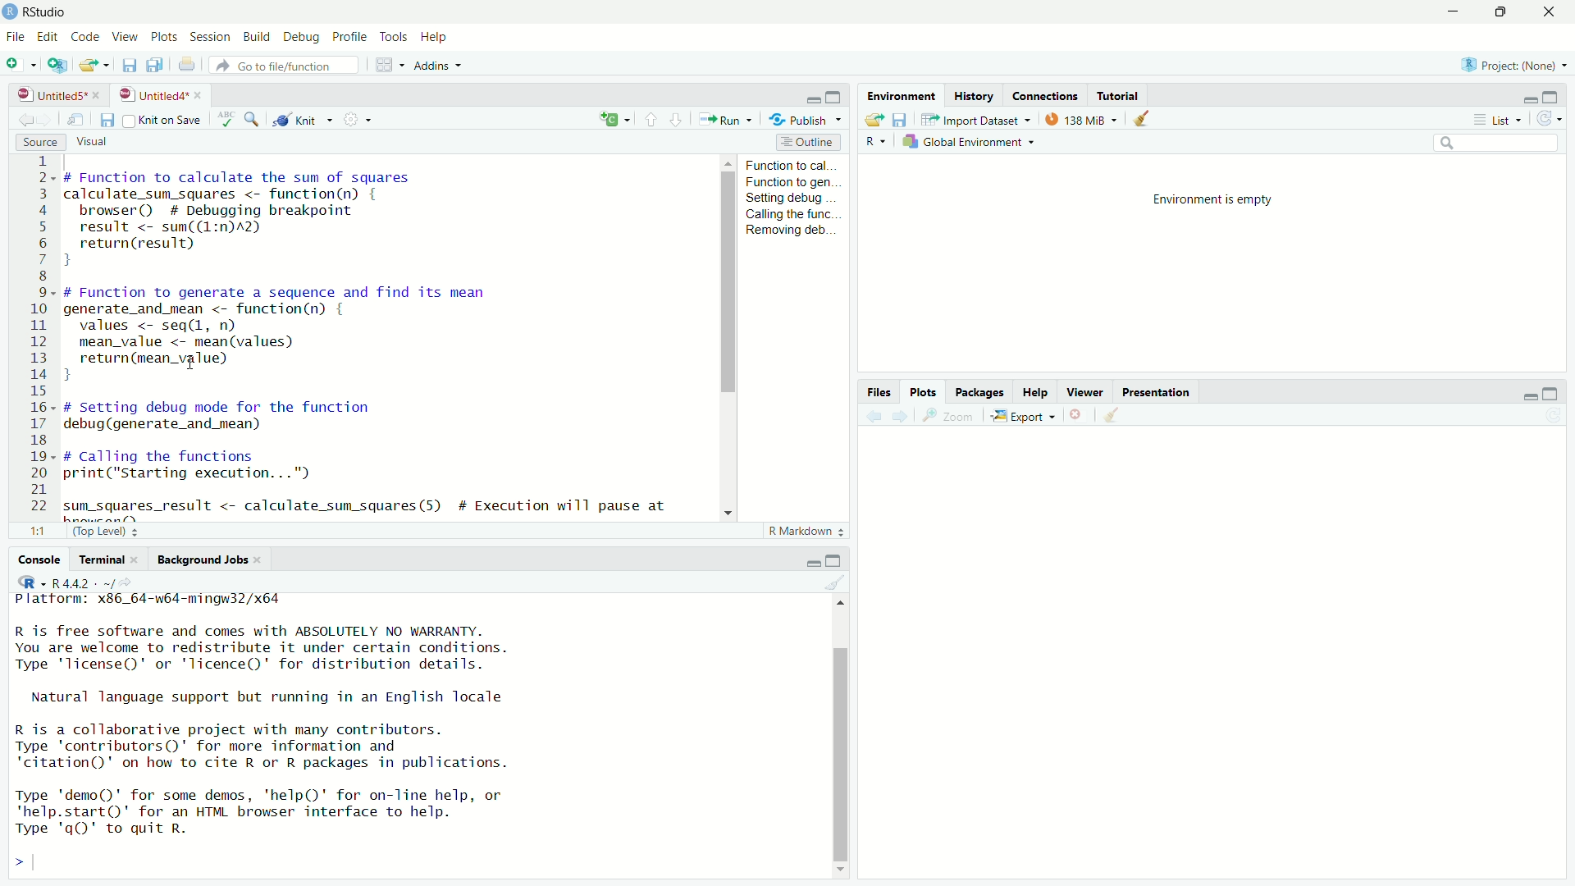 The height and width of the screenshot is (886, 1575). What do you see at coordinates (48, 117) in the screenshot?
I see `go forward to the next source location` at bounding box center [48, 117].